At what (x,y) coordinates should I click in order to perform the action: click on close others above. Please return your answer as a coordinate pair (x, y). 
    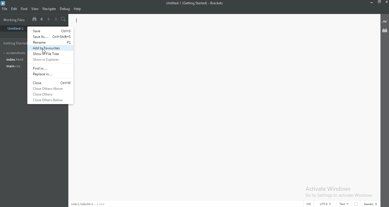
    Looking at the image, I should click on (51, 89).